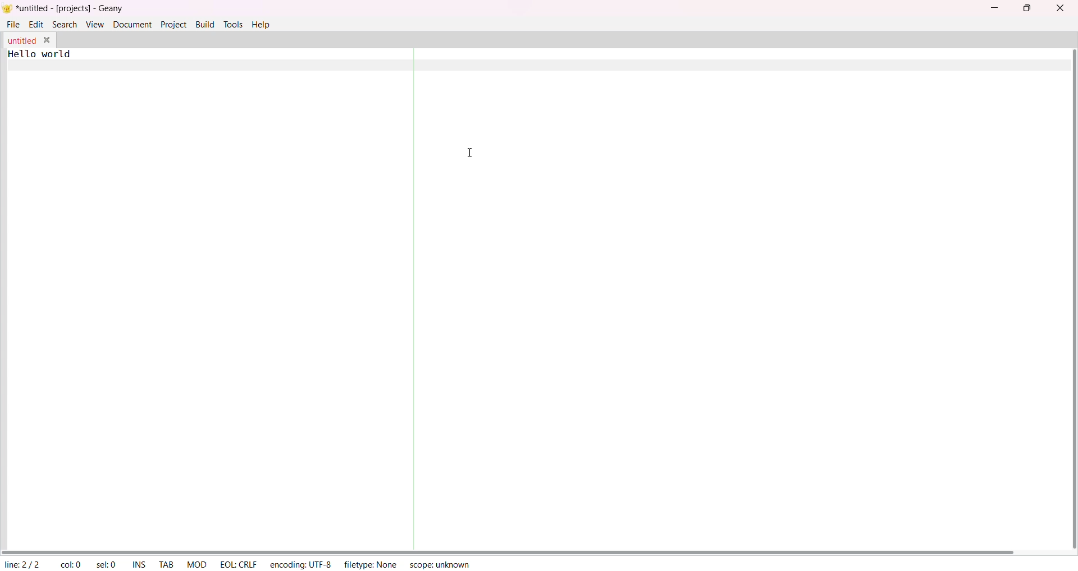 This screenshot has height=571, width=1078. Describe the element at coordinates (94, 24) in the screenshot. I see `view` at that location.